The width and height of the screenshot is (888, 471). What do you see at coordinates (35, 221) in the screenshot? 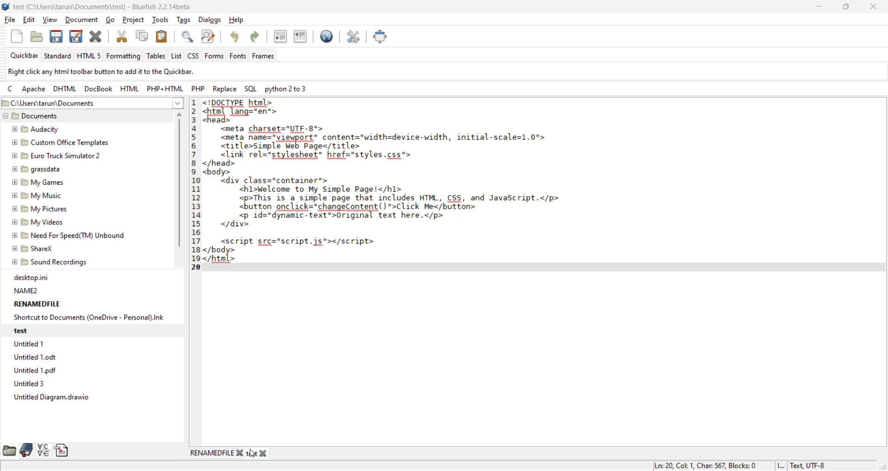
I see `My Videos` at bounding box center [35, 221].